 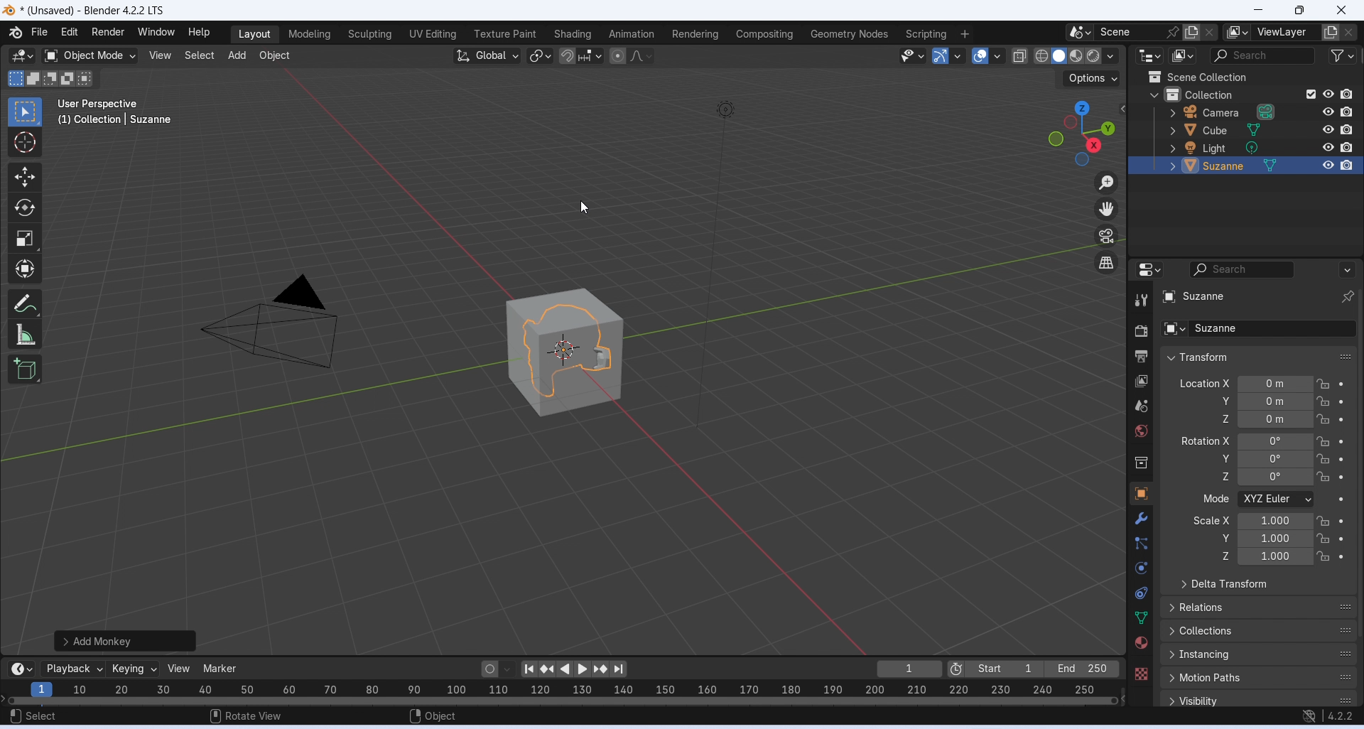 What do you see at coordinates (1142, 382) in the screenshot?
I see `view layer` at bounding box center [1142, 382].